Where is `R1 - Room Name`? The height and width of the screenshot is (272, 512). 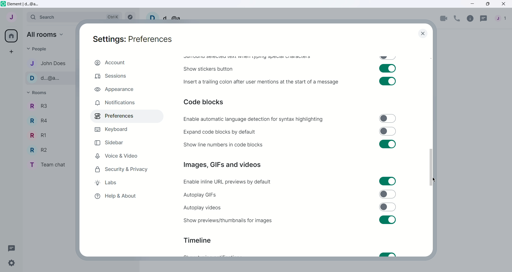 R1 - Room Name is located at coordinates (39, 135).